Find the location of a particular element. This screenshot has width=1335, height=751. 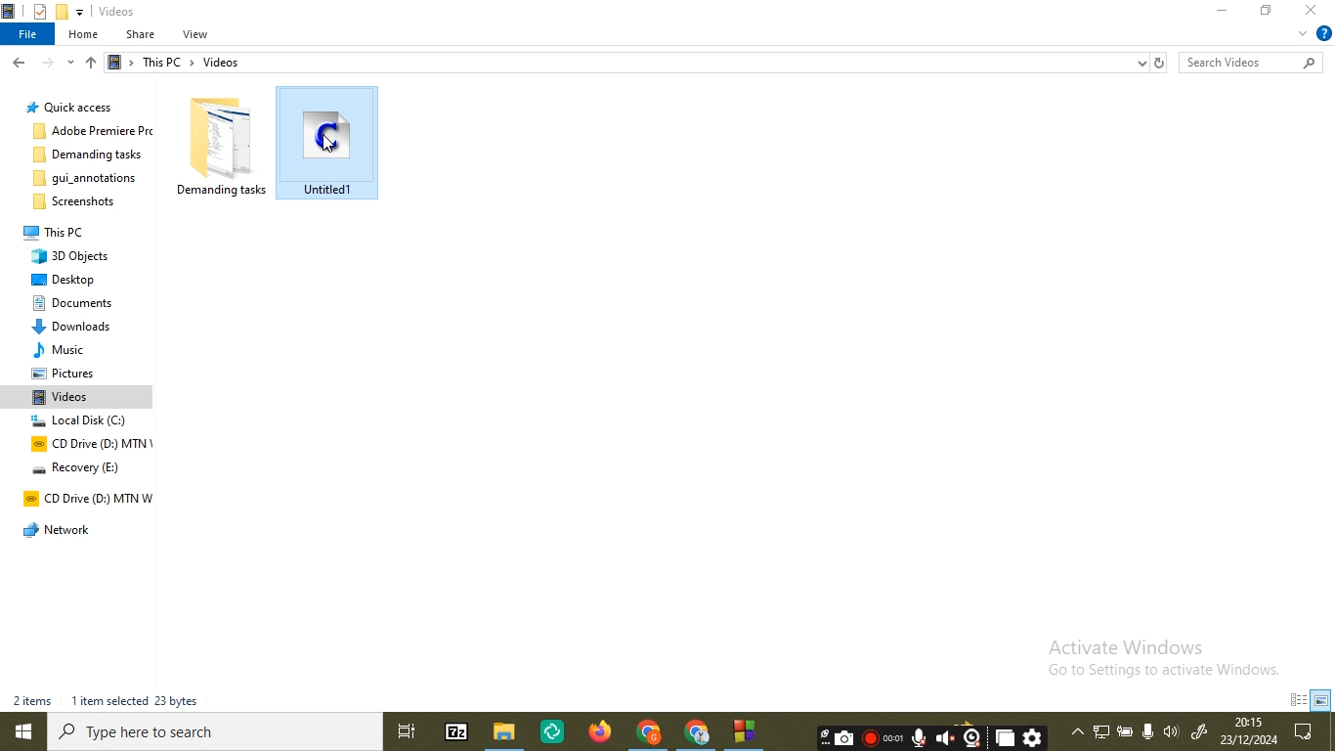

search bar is located at coordinates (216, 730).